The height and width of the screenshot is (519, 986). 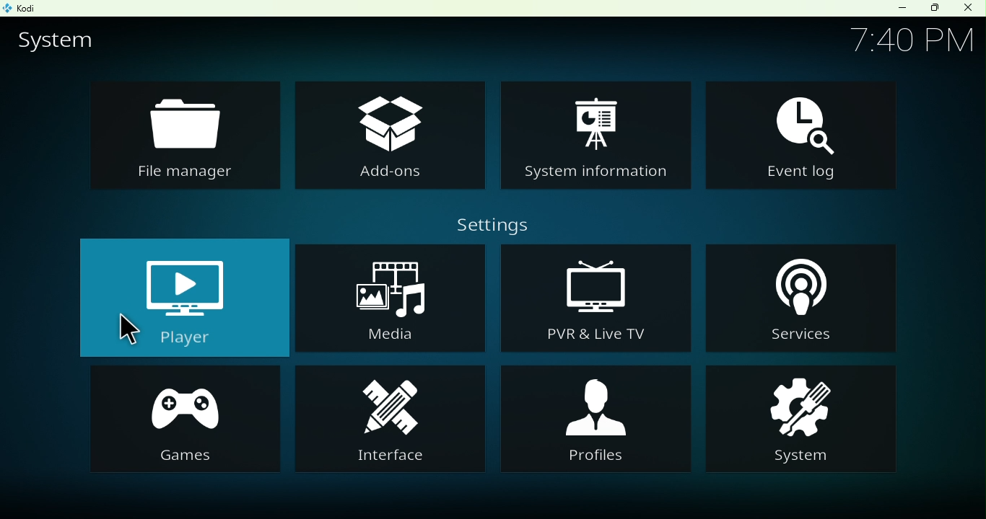 I want to click on Games, so click(x=183, y=421).